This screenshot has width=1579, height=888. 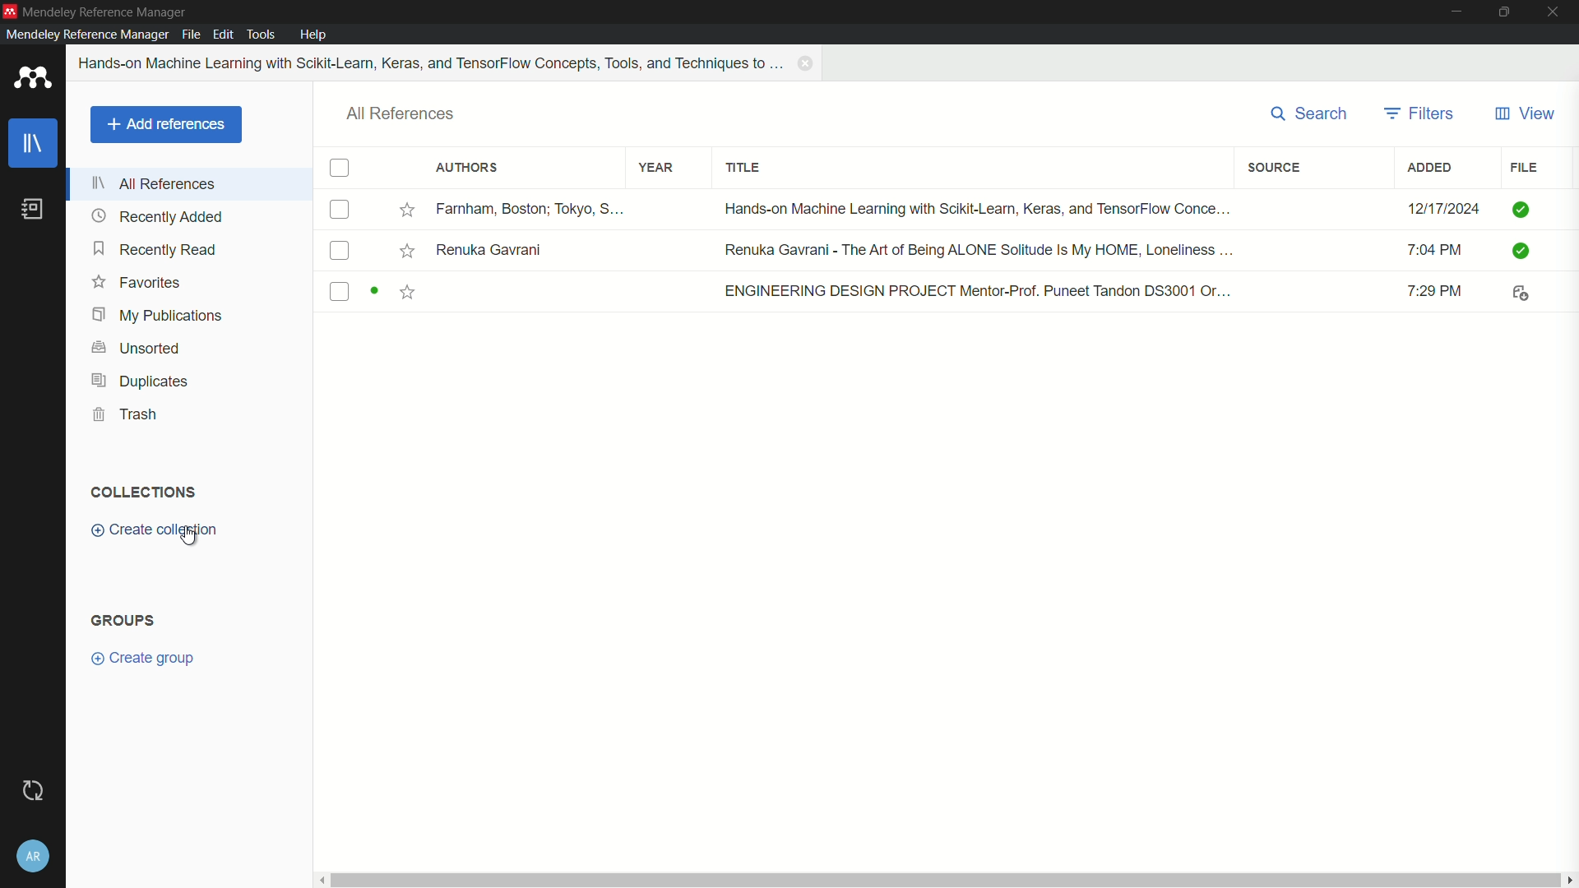 I want to click on book name, so click(x=433, y=63).